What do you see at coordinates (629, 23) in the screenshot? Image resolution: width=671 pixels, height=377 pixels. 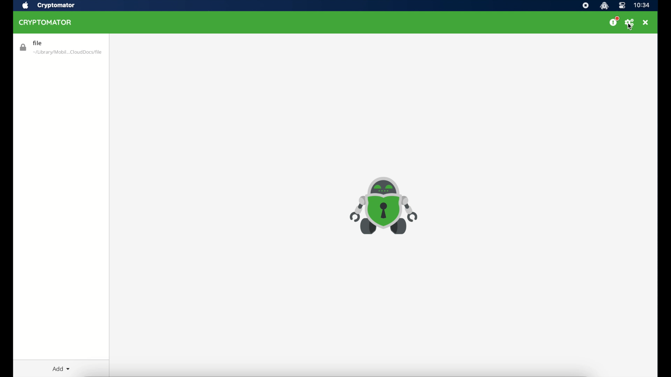 I see `preferences` at bounding box center [629, 23].